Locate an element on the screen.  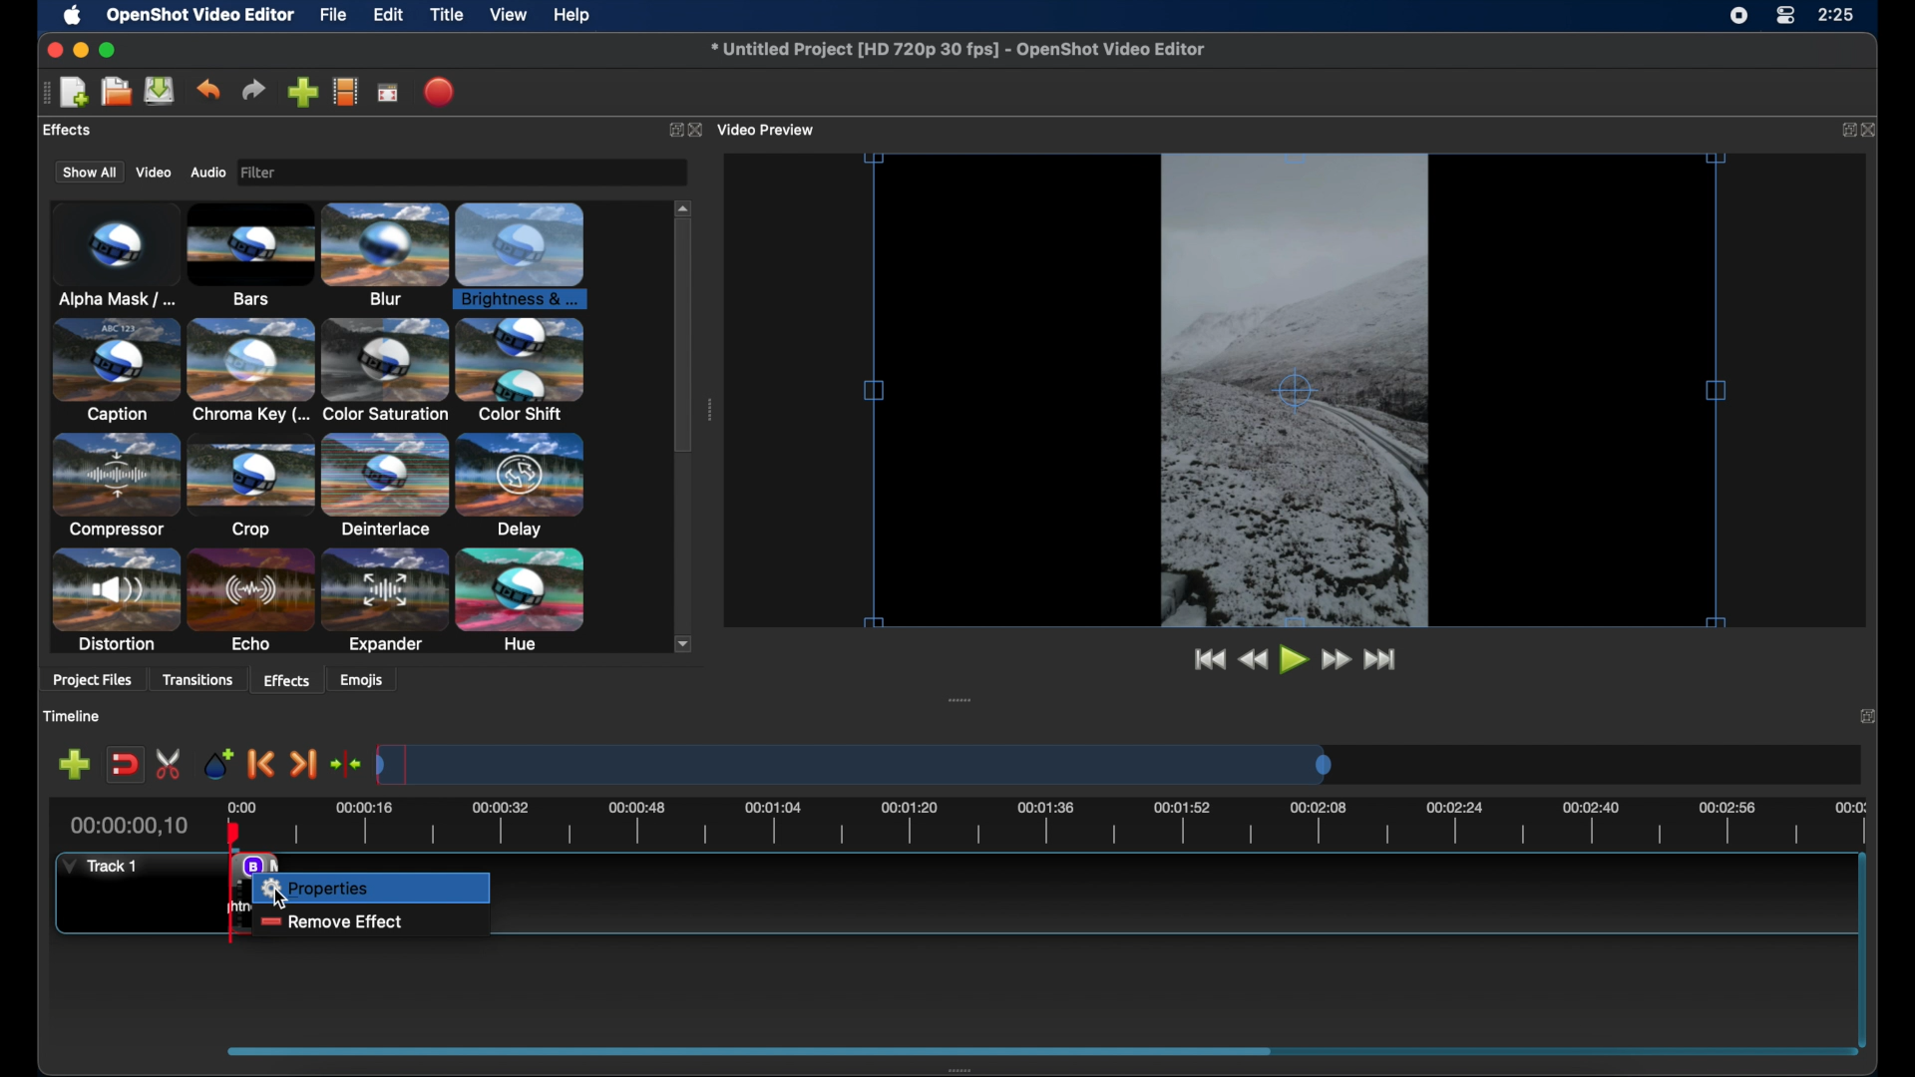
video preview is located at coordinates (1294, 390).